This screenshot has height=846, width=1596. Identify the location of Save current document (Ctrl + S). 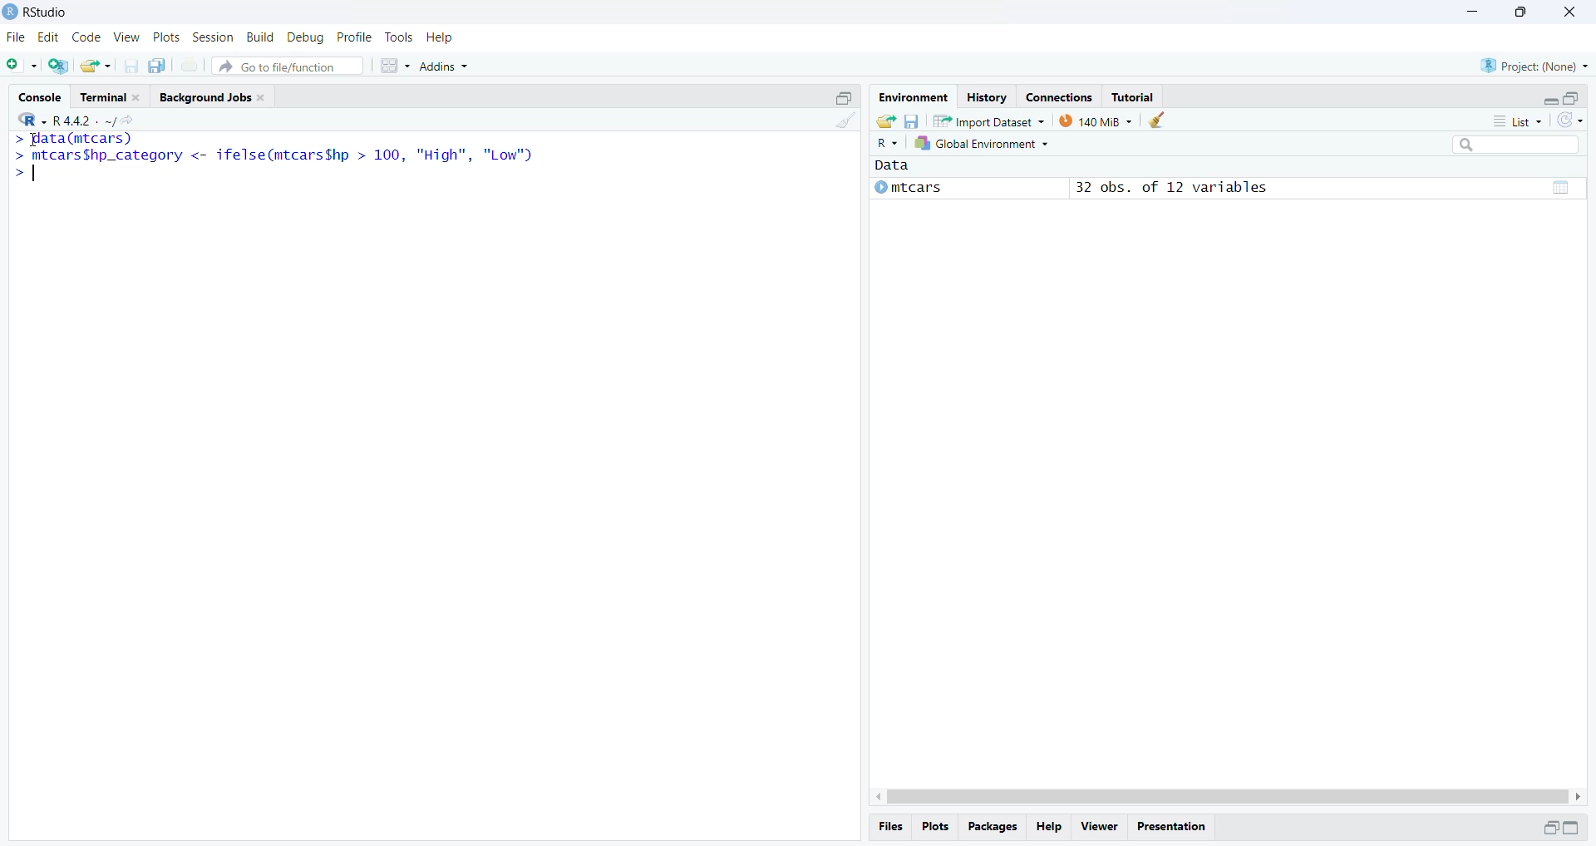
(135, 66).